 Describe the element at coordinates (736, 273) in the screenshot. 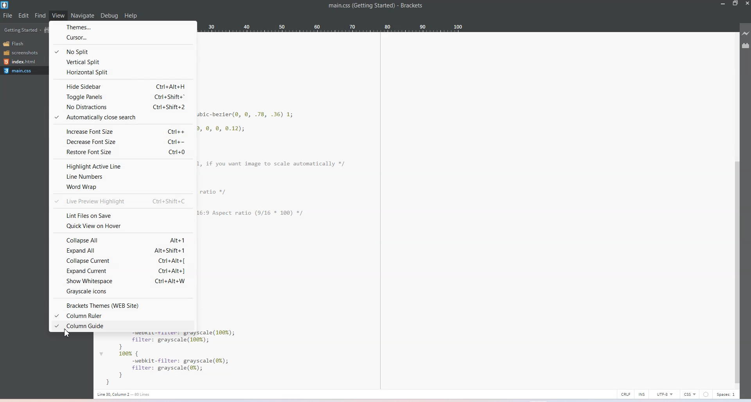

I see `Vertical Scroll bar` at that location.